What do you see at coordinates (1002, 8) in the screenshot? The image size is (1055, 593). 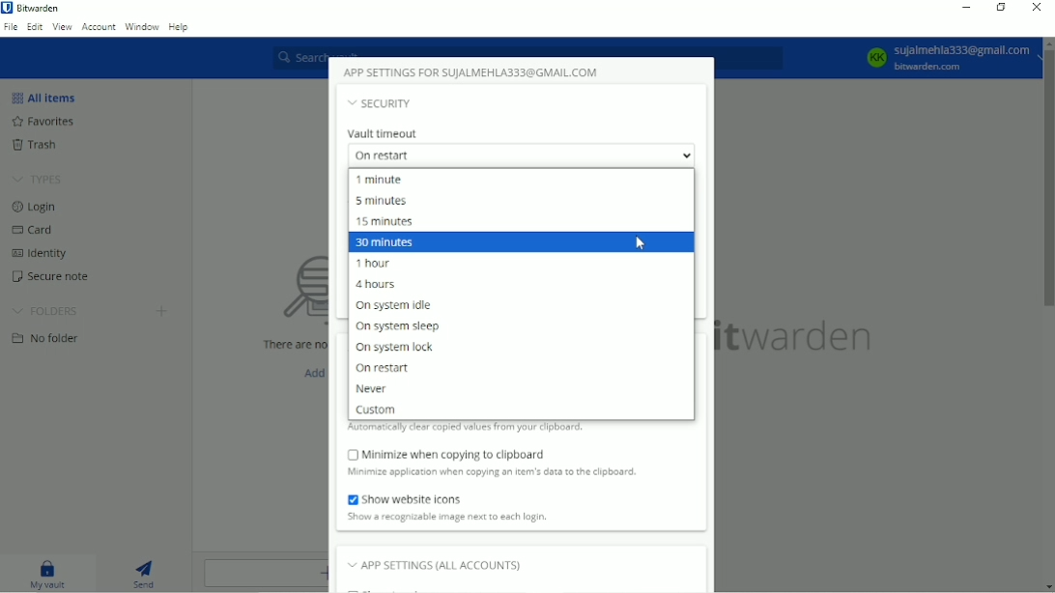 I see `Resize` at bounding box center [1002, 8].